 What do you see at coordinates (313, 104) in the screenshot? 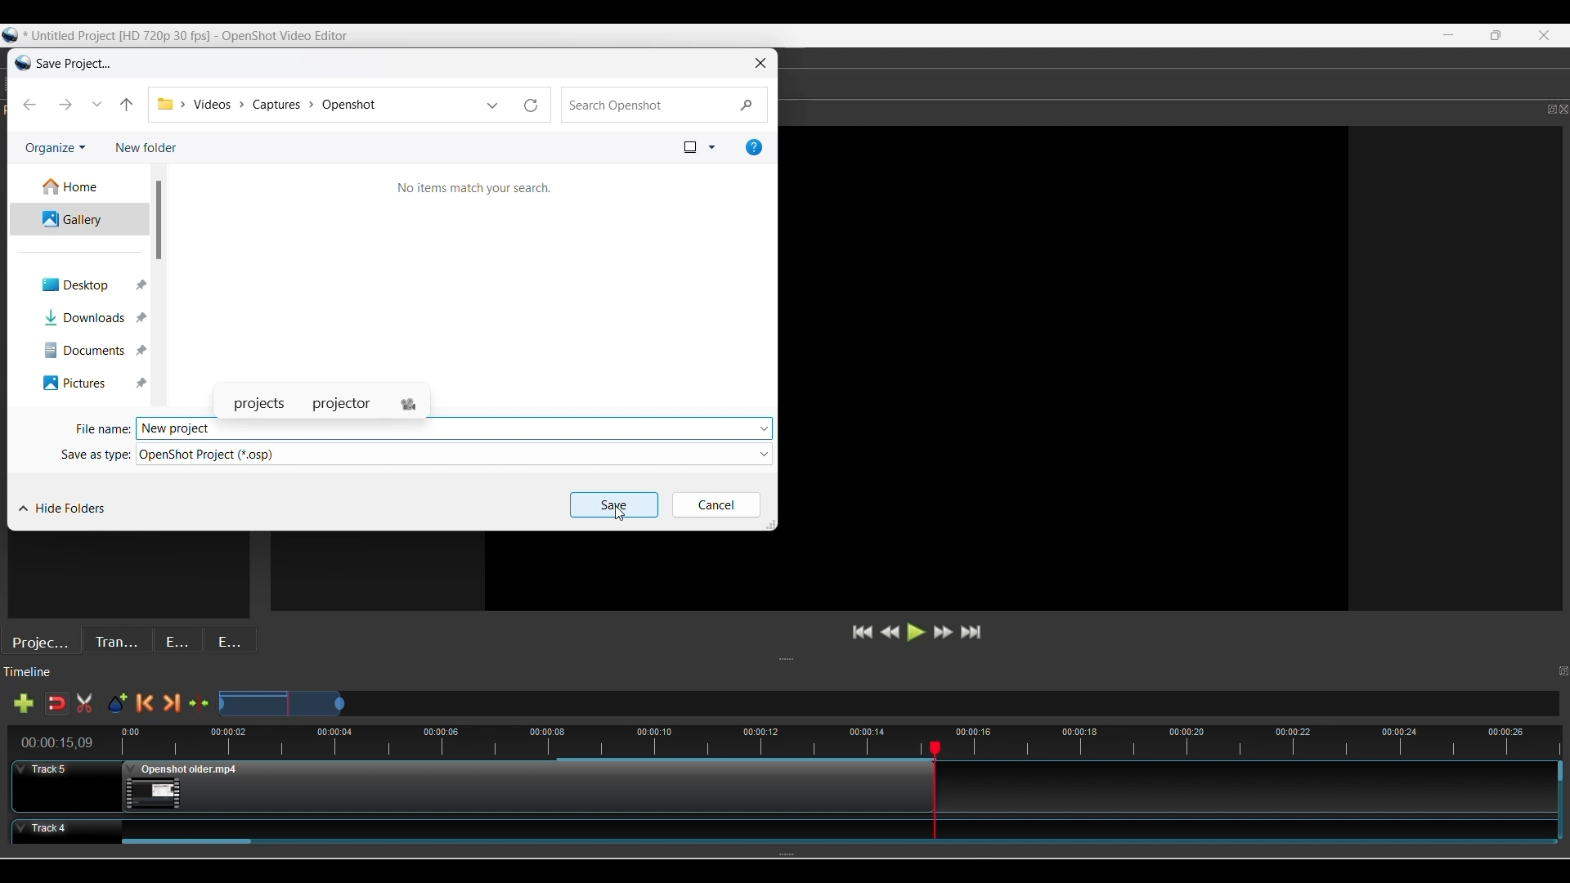
I see `Folder location` at bounding box center [313, 104].